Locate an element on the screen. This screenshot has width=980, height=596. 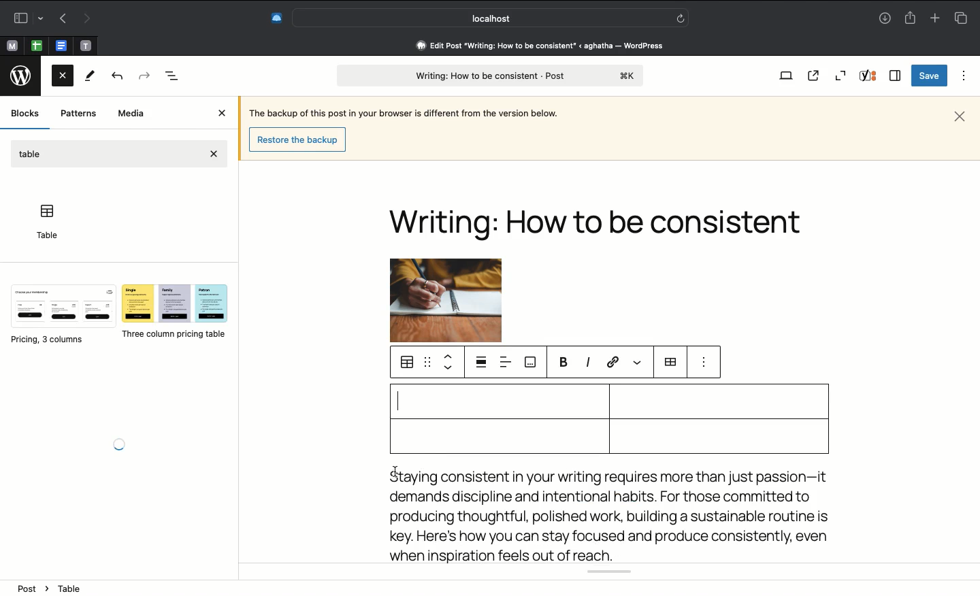
Close is located at coordinates (960, 116).